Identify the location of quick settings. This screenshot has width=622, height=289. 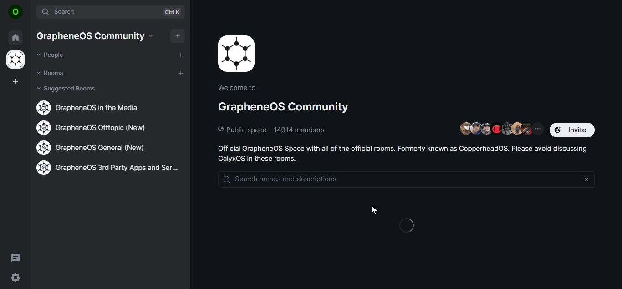
(15, 278).